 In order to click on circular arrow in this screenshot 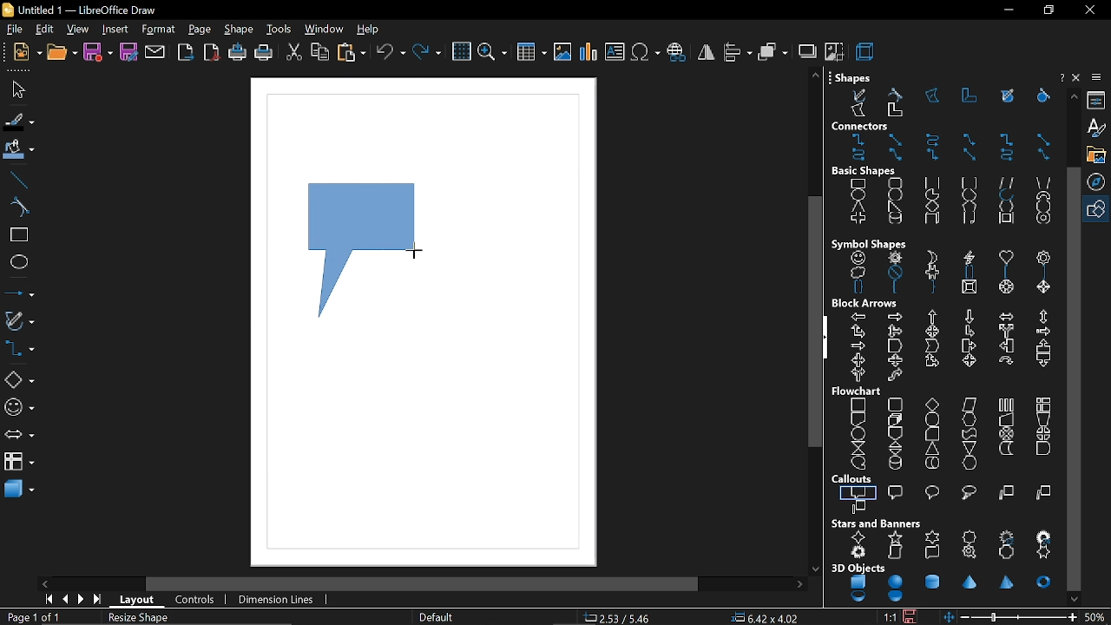, I will do `click(1005, 360)`.